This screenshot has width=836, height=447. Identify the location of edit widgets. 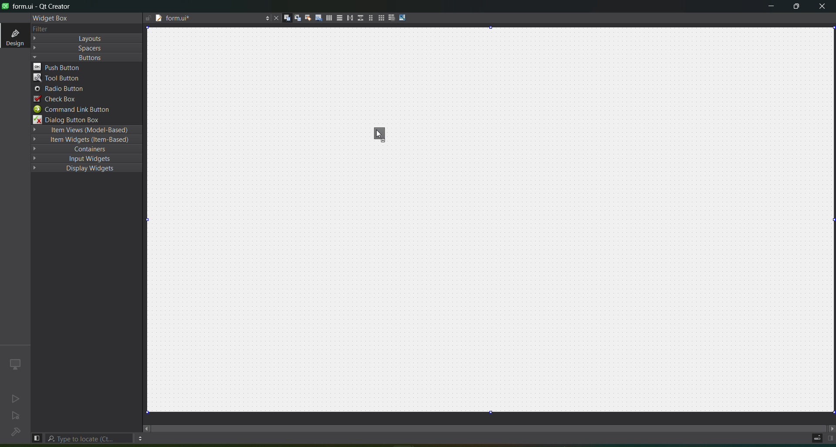
(285, 17).